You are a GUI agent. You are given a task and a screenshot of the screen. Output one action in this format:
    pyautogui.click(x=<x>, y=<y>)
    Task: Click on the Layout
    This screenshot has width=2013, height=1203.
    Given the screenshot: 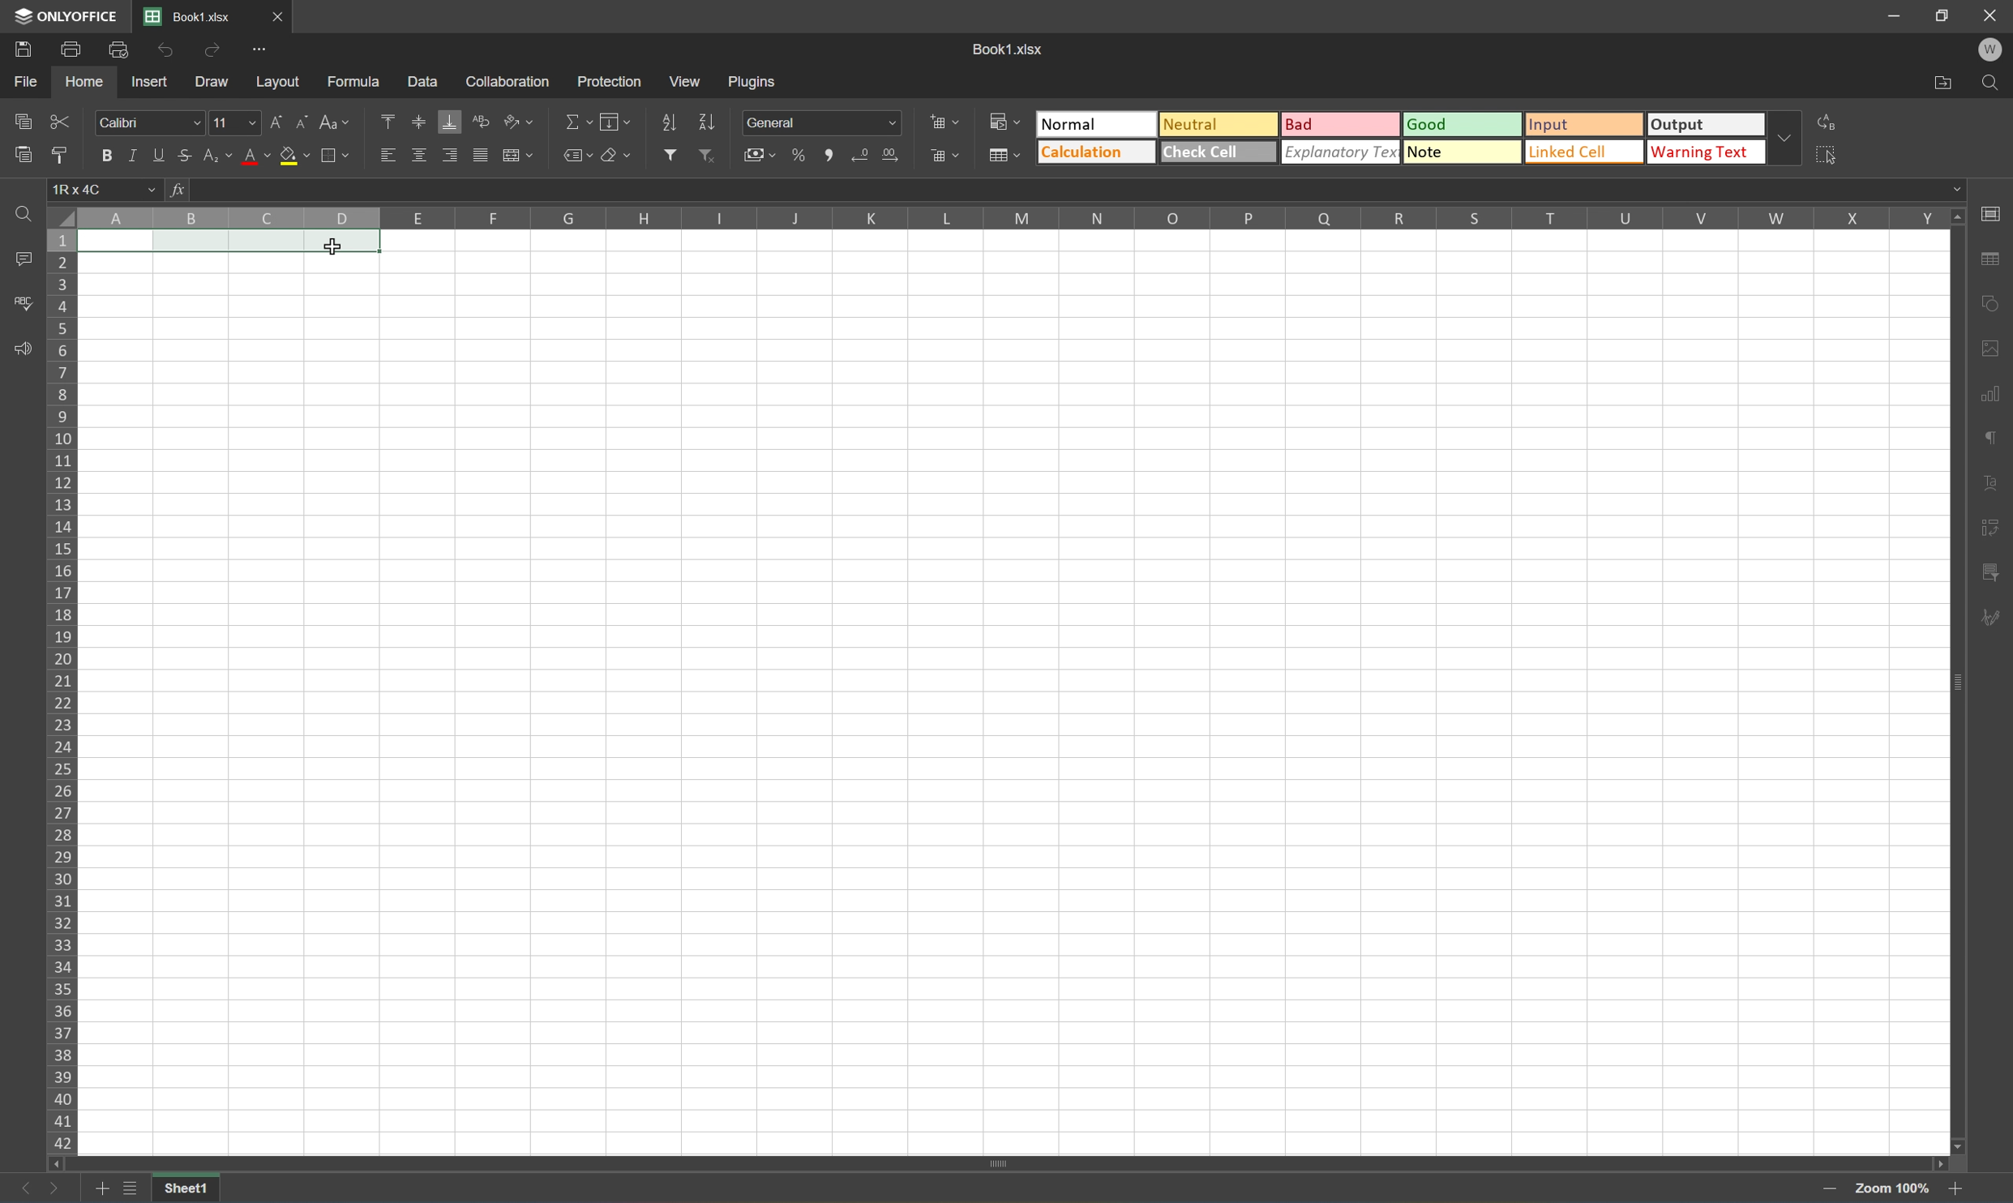 What is the action you would take?
    pyautogui.click(x=277, y=83)
    